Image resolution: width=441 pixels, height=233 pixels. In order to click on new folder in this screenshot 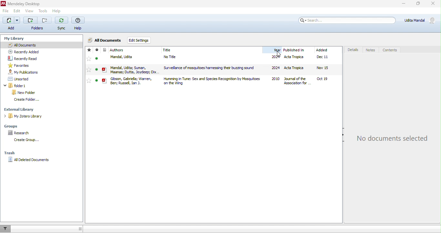, I will do `click(24, 93)`.